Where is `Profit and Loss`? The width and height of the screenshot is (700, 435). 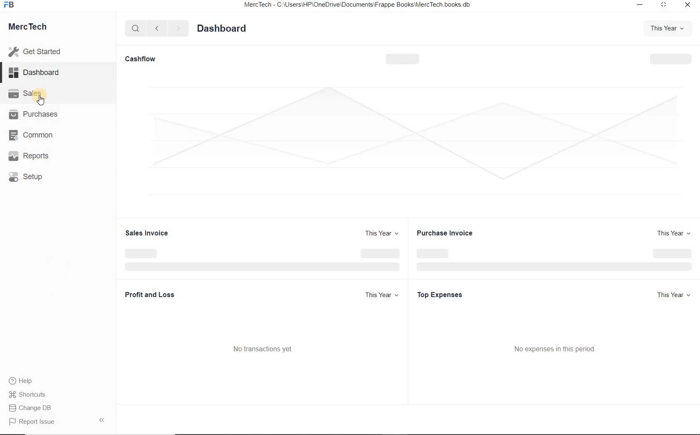
Profit and Loss is located at coordinates (150, 295).